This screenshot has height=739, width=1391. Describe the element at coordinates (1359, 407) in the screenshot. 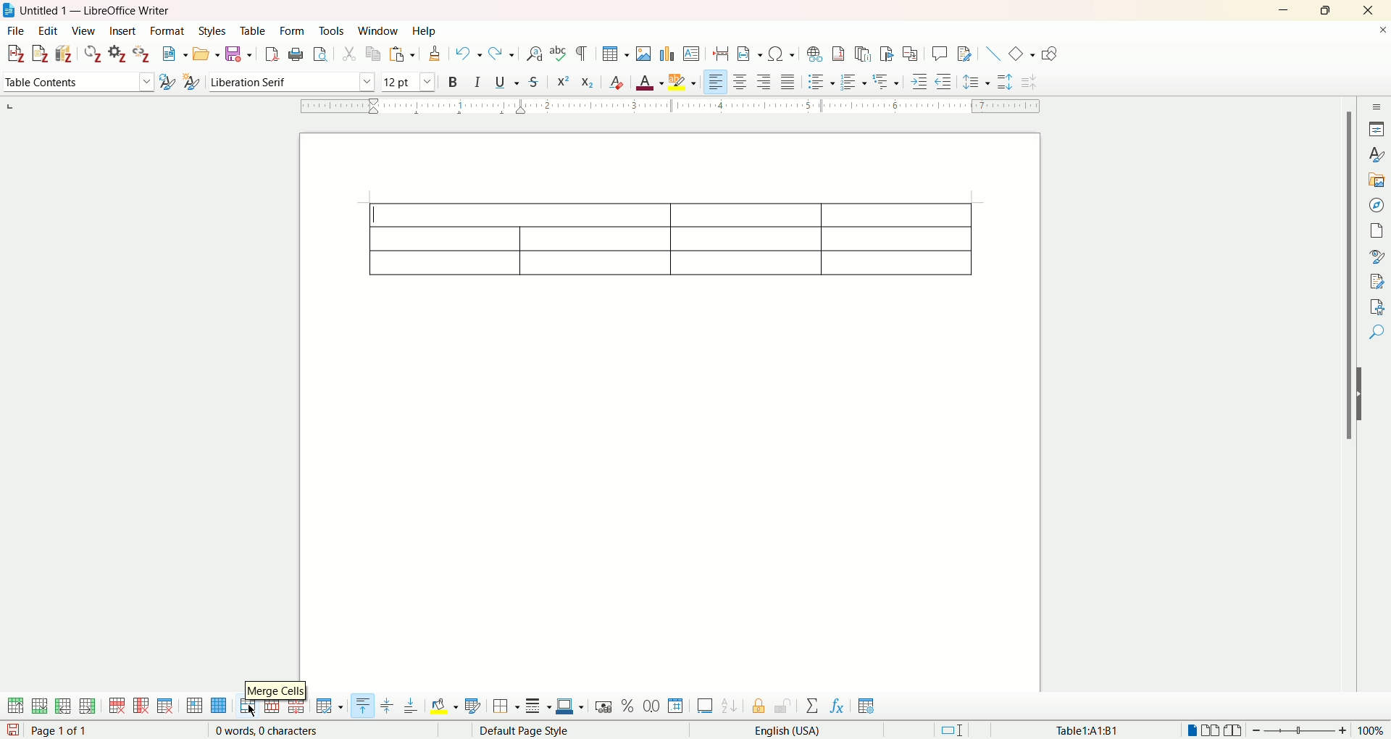

I see `hide` at that location.